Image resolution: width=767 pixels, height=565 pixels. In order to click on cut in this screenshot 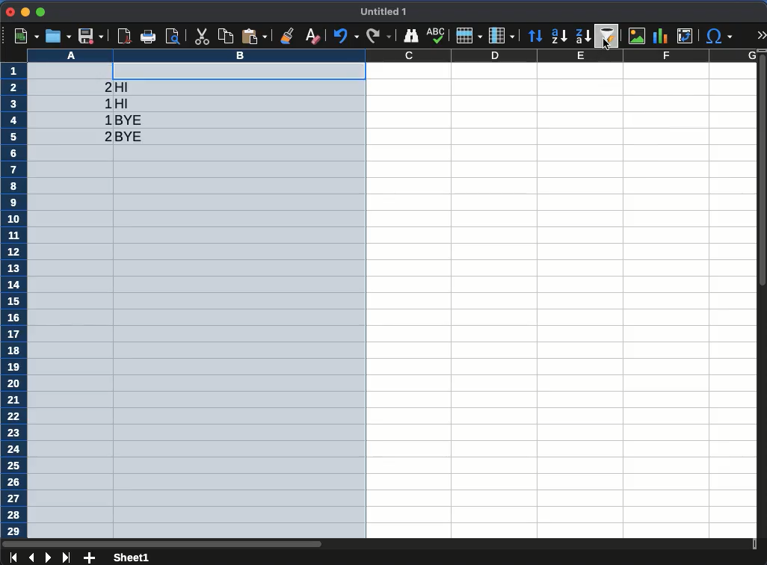, I will do `click(200, 37)`.